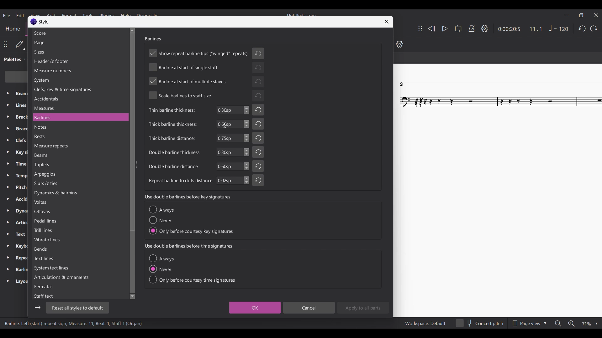  I want to click on Metronome, so click(472, 28).